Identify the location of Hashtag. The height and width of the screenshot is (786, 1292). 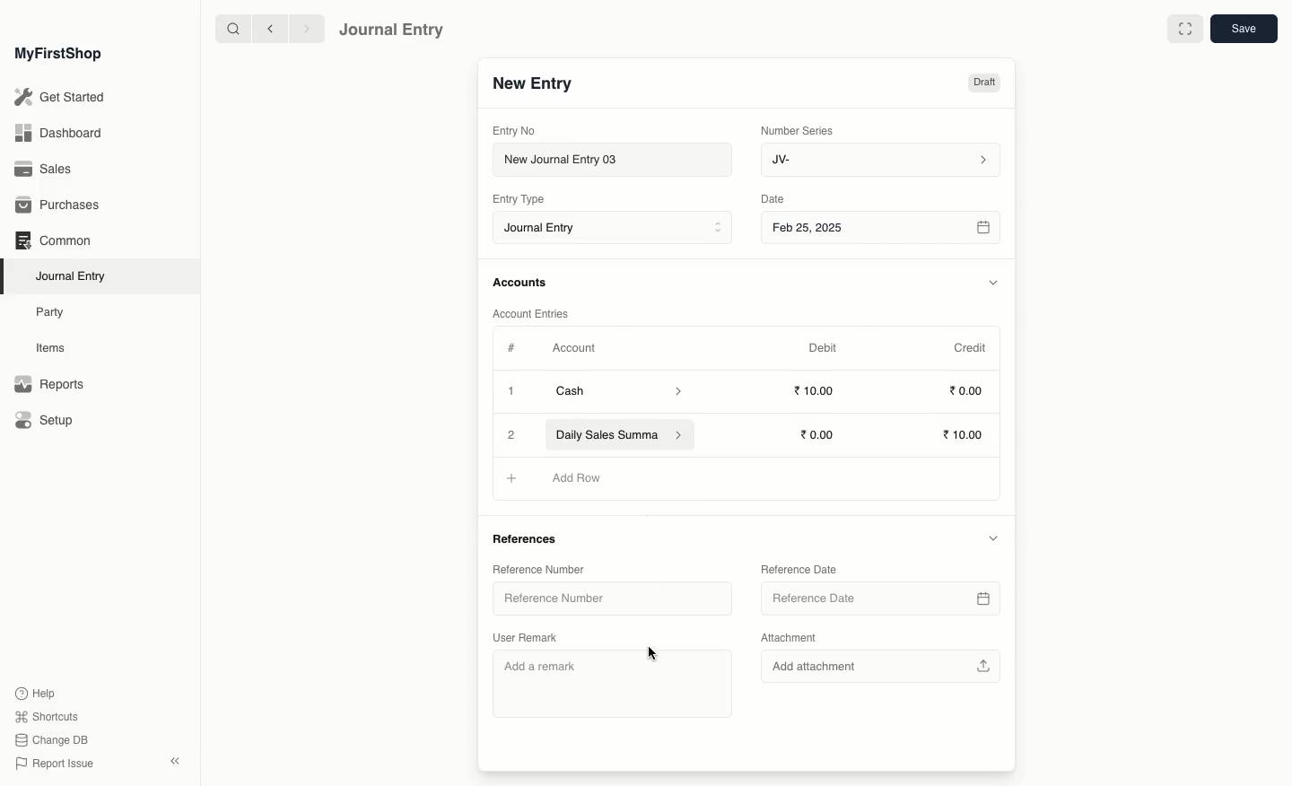
(515, 349).